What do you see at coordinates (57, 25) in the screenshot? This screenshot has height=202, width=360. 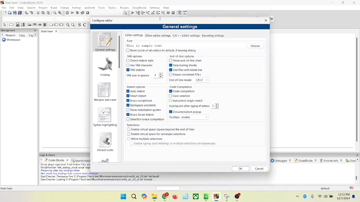 I see `continue instruction` at bounding box center [57, 25].